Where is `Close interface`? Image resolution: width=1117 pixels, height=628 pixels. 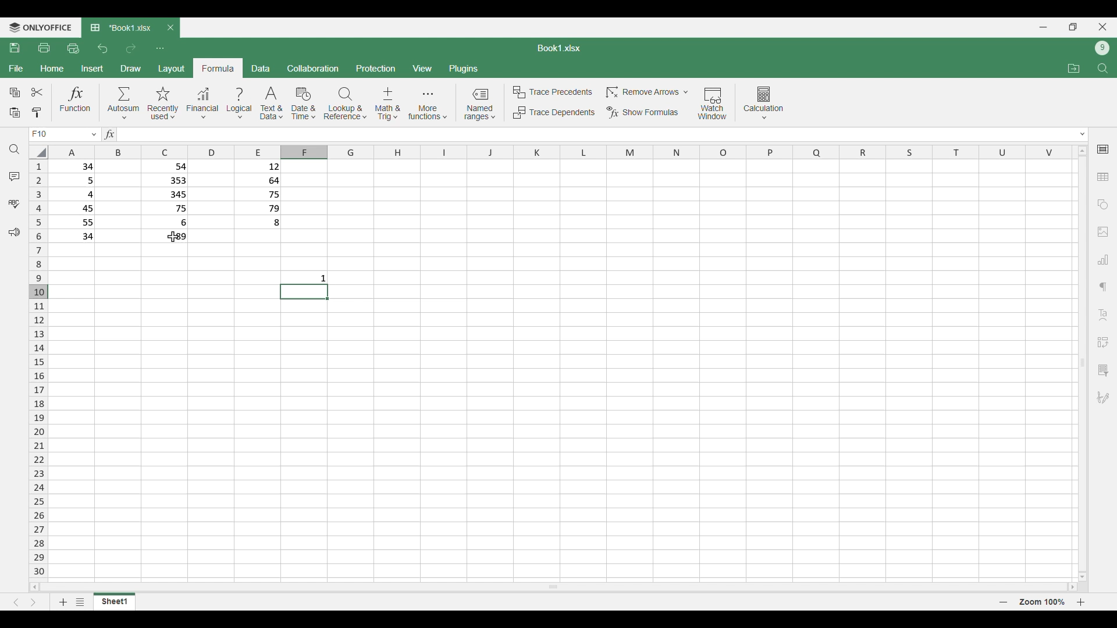 Close interface is located at coordinates (1103, 27).